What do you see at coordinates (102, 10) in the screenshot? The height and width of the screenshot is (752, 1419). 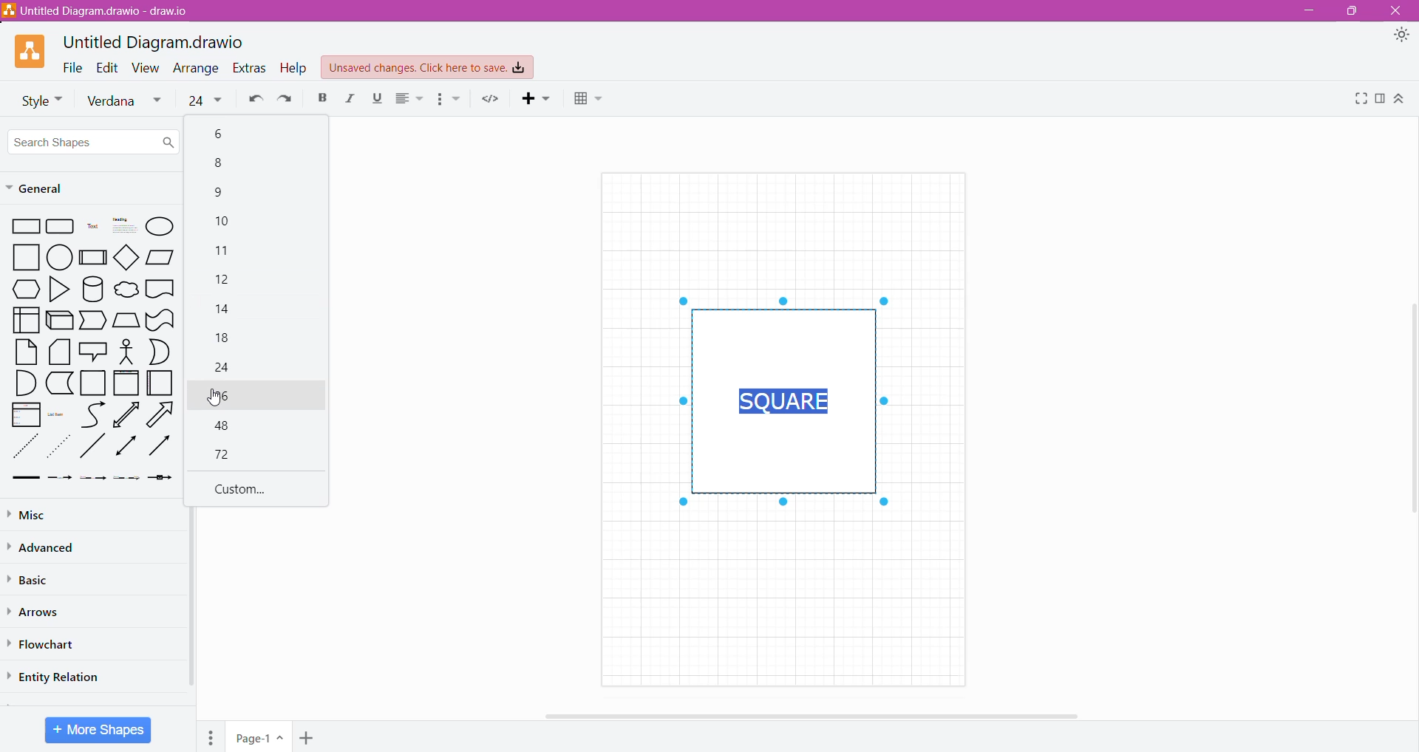 I see `Diagram Title.draw.io - Application Name` at bounding box center [102, 10].